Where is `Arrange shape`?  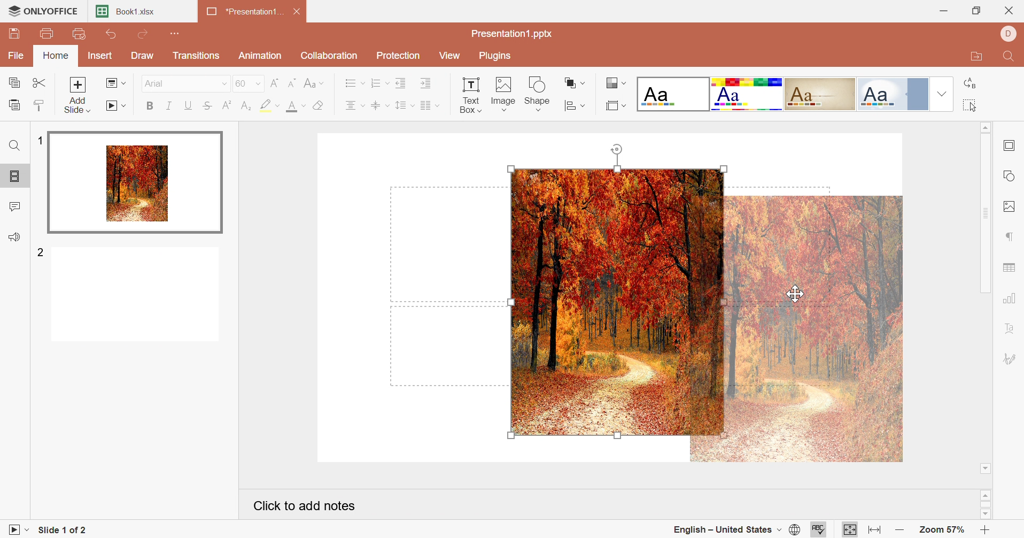 Arrange shape is located at coordinates (572, 82).